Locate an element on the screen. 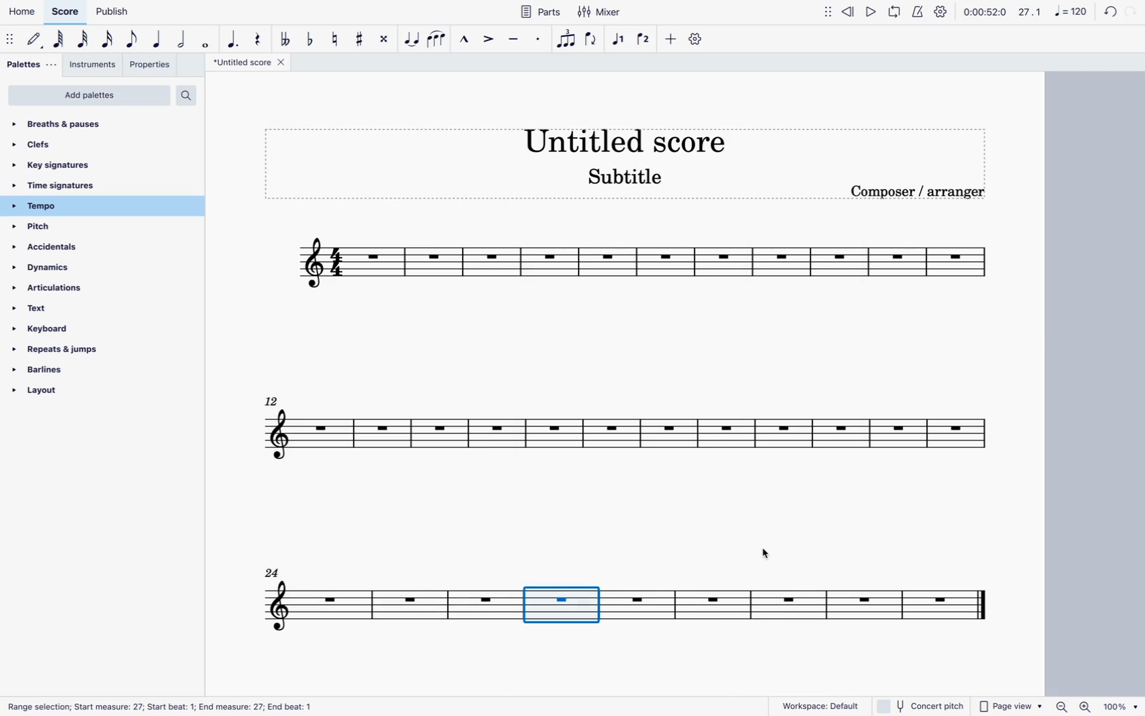  full note is located at coordinates (206, 40).